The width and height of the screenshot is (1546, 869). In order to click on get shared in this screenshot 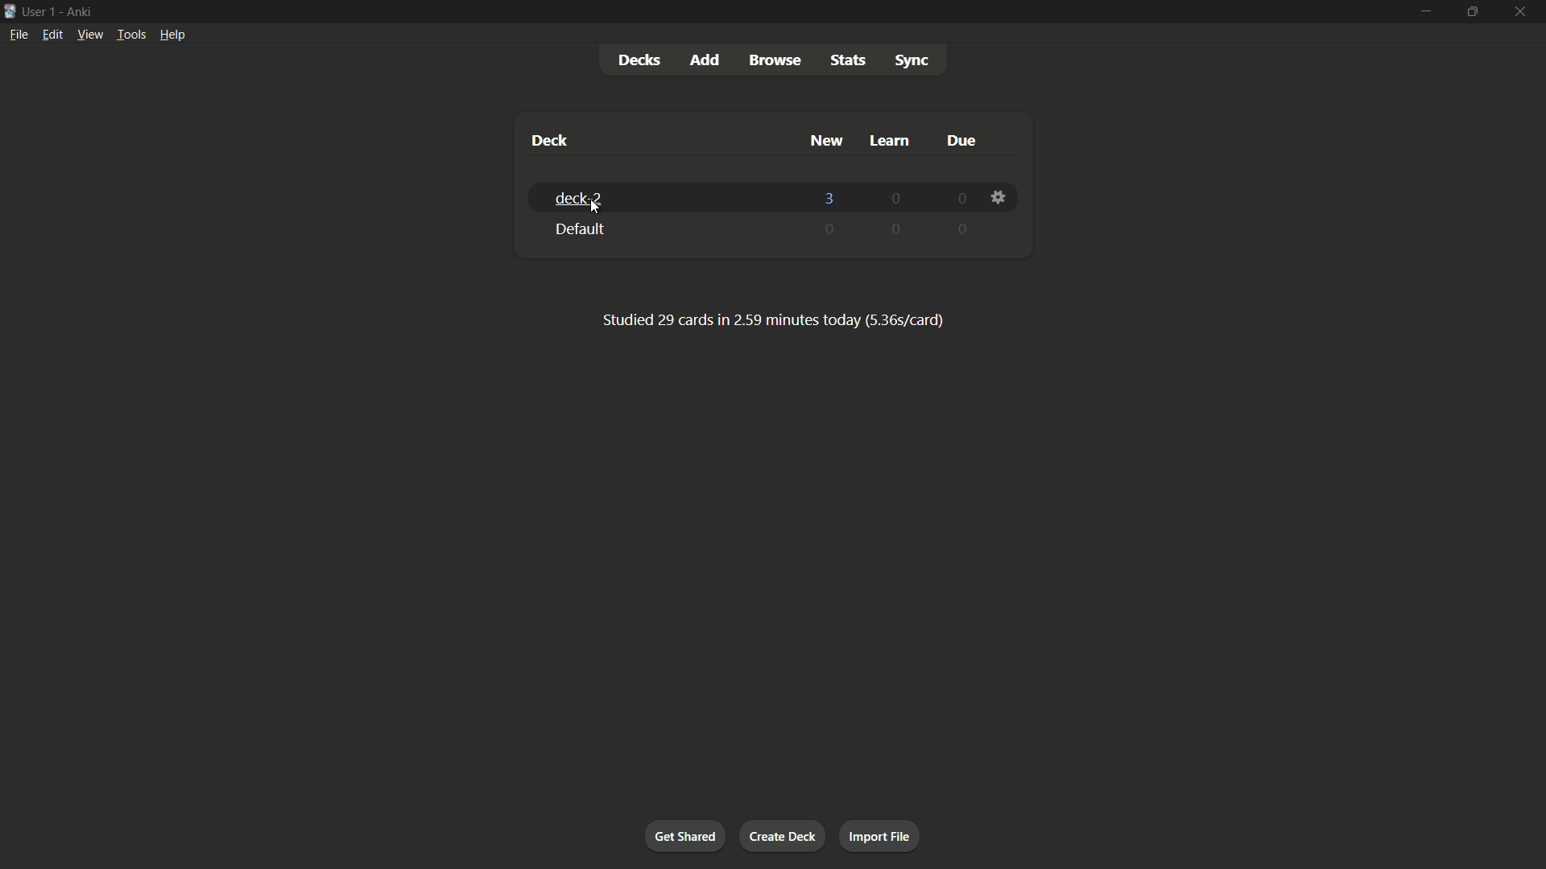, I will do `click(684, 836)`.